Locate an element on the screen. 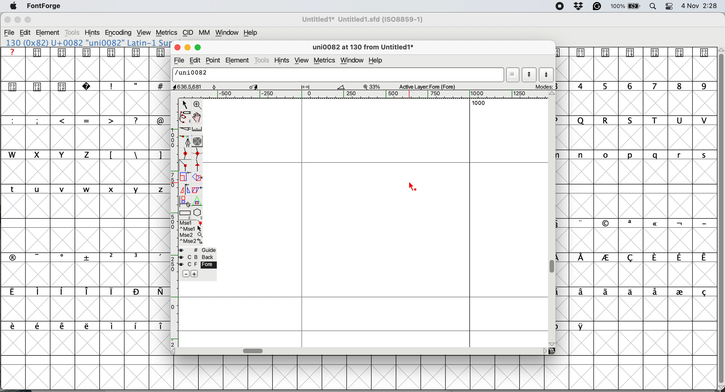  mm is located at coordinates (206, 33).